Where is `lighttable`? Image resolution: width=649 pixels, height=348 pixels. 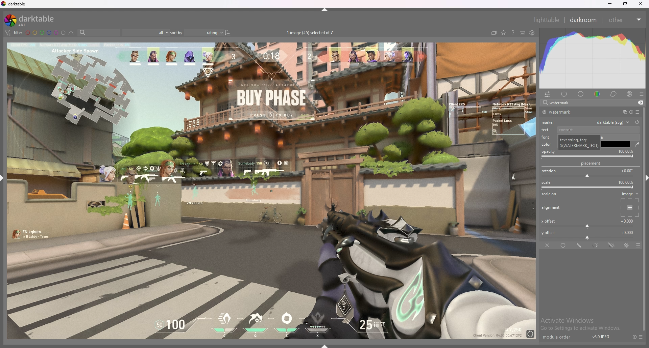 lighttable is located at coordinates (546, 20).